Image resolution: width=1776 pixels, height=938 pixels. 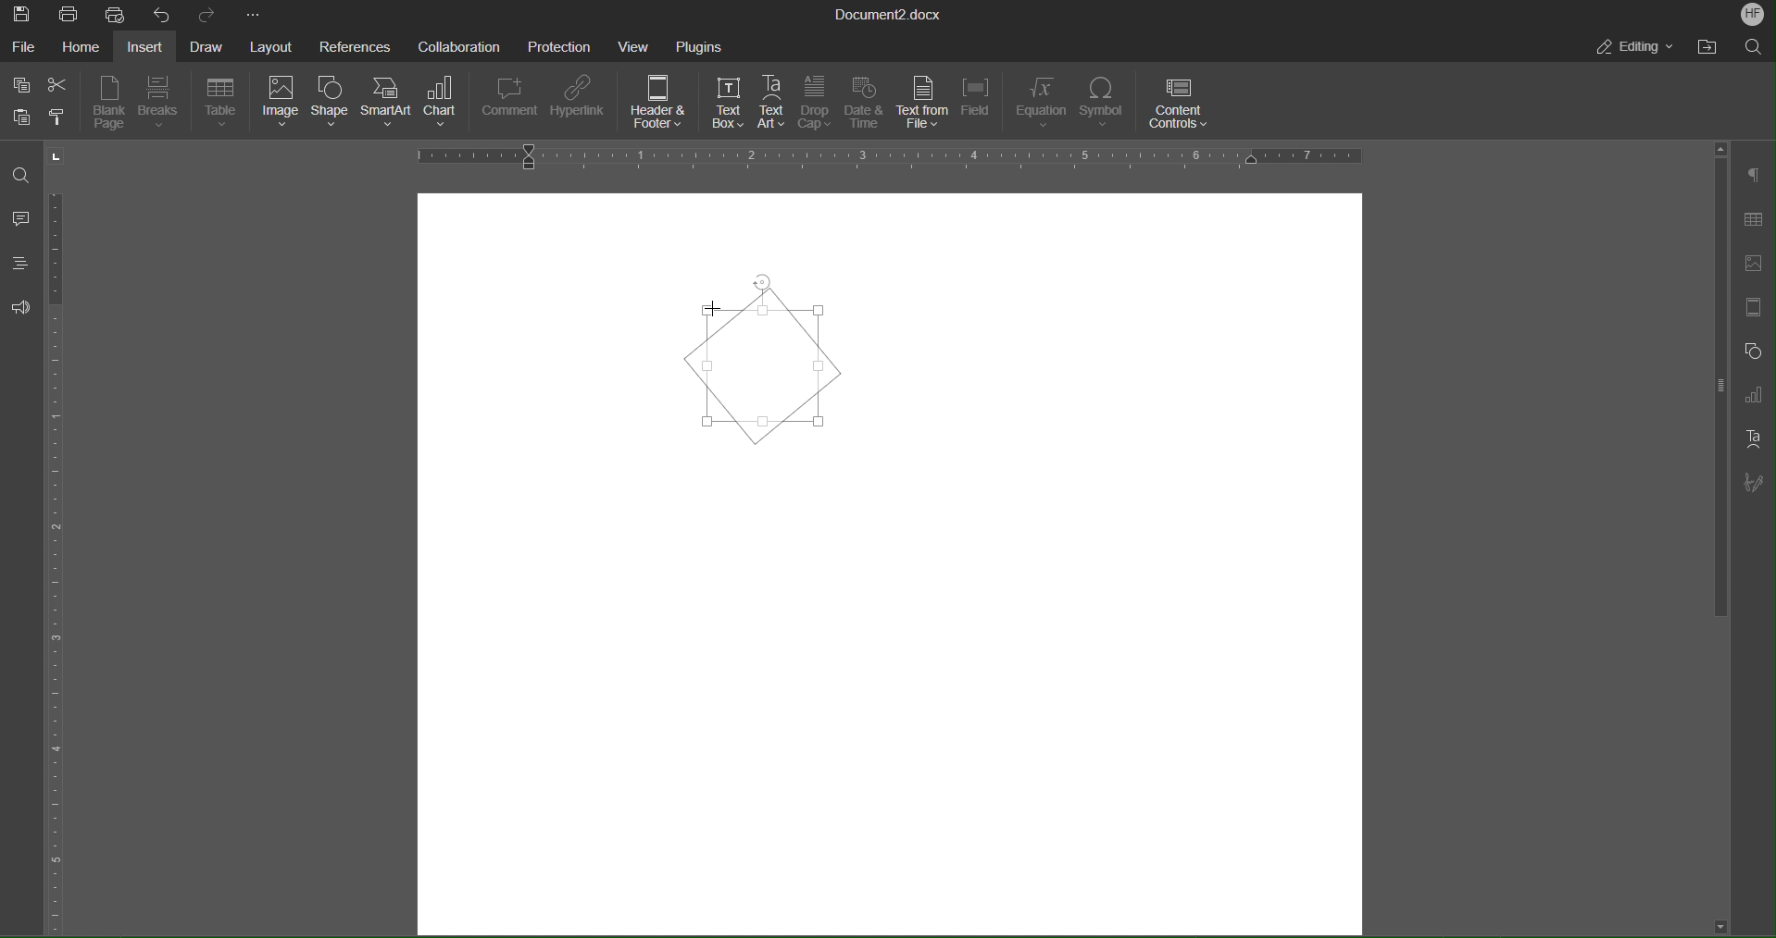 I want to click on Insert Image, so click(x=1750, y=264).